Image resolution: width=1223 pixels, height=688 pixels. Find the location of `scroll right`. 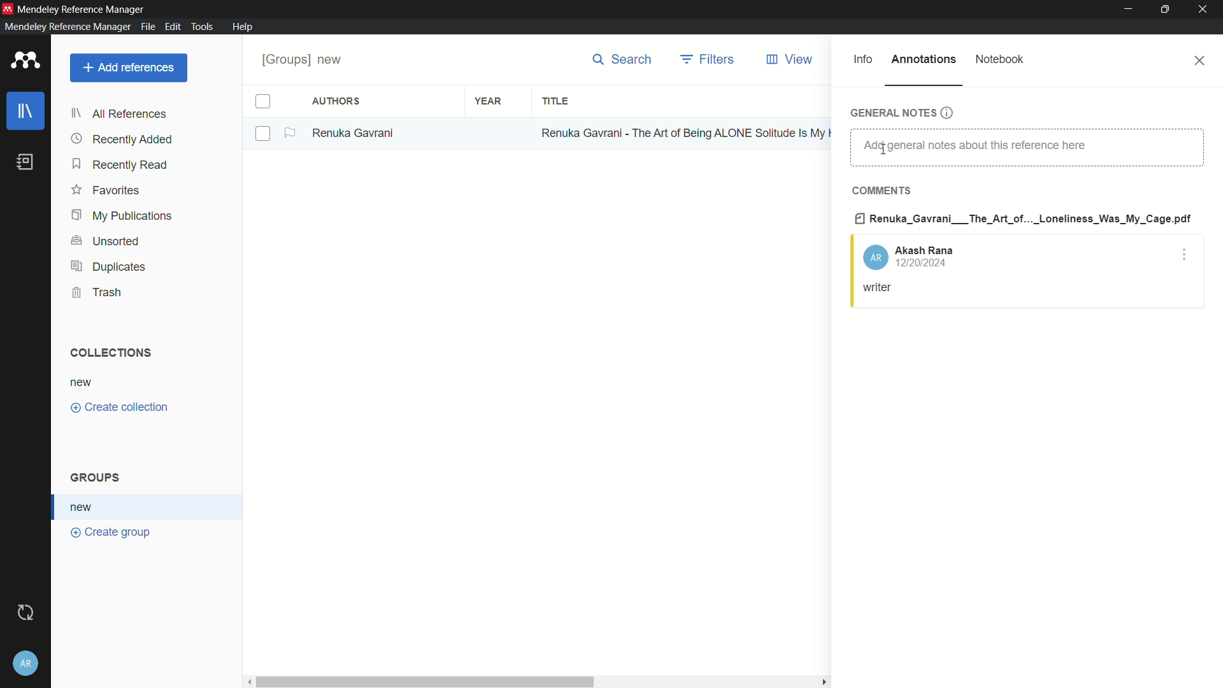

scroll right is located at coordinates (822, 682).